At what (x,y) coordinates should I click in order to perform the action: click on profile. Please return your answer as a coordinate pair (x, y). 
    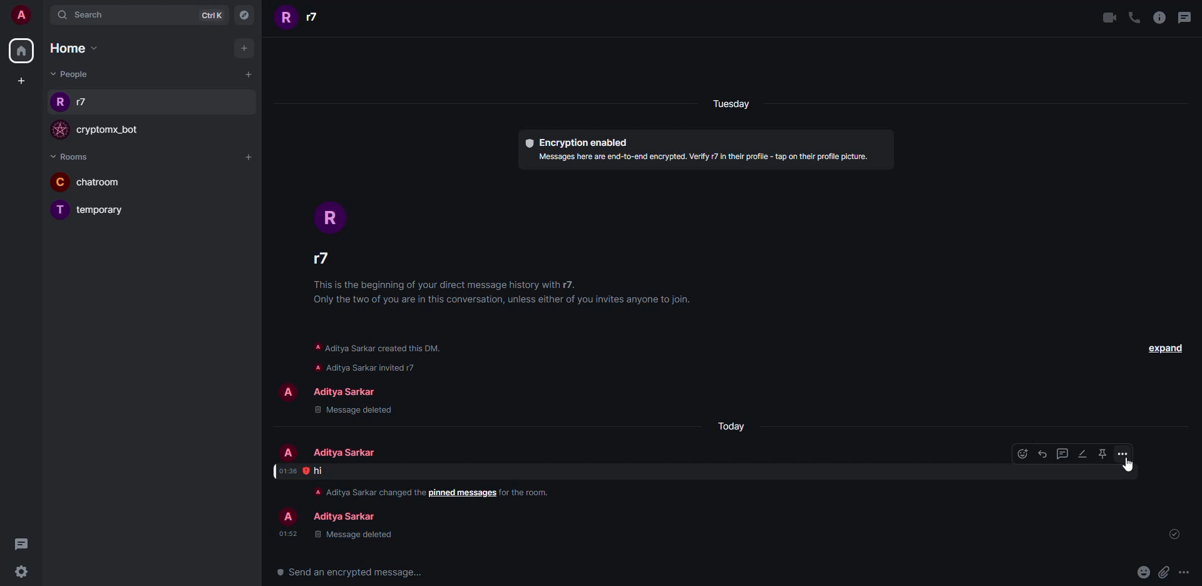
    Looking at the image, I should click on (287, 19).